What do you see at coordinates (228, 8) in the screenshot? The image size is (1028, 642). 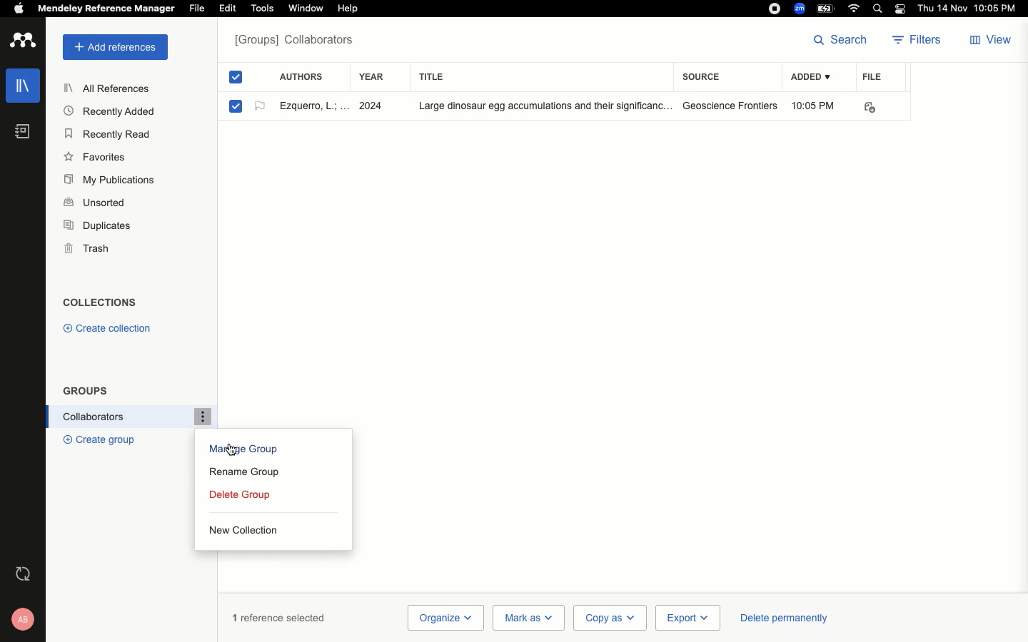 I see `Edit` at bounding box center [228, 8].